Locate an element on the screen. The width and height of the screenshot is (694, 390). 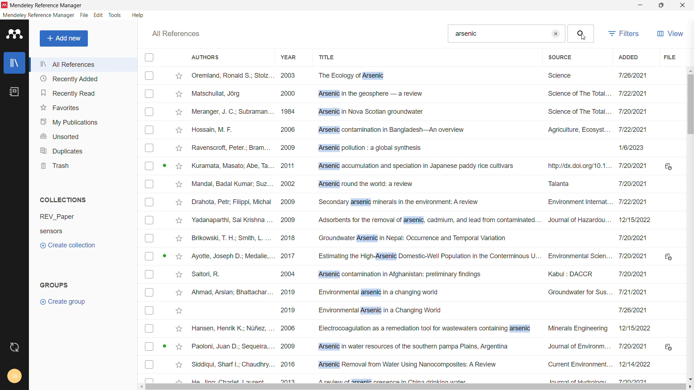
notebook is located at coordinates (14, 92).